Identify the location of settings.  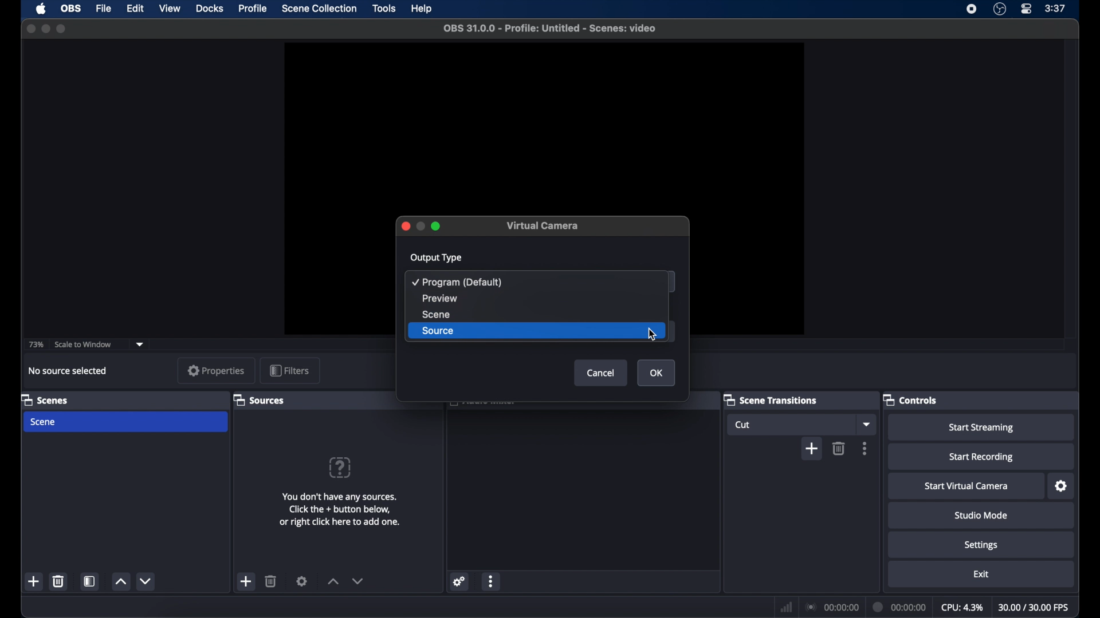
(1062, 486).